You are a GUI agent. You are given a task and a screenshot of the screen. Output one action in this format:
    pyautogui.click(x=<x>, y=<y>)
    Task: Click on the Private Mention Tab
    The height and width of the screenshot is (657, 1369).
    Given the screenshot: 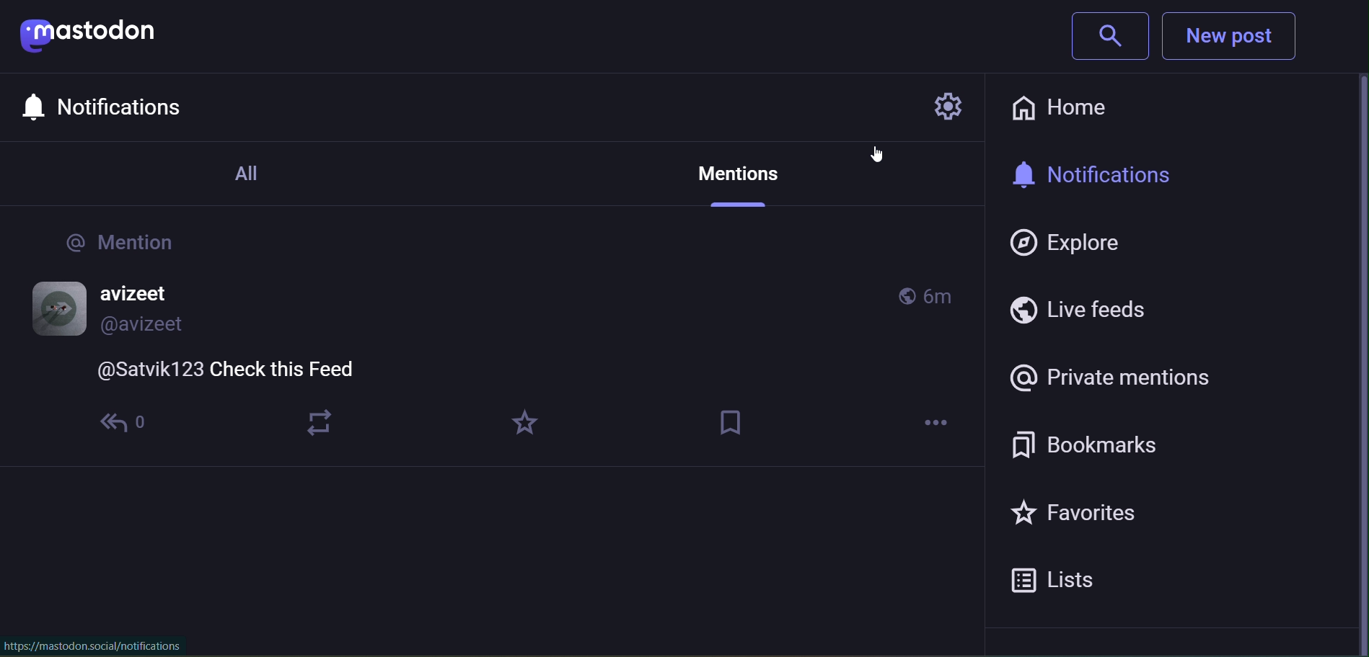 What is the action you would take?
    pyautogui.click(x=739, y=185)
    